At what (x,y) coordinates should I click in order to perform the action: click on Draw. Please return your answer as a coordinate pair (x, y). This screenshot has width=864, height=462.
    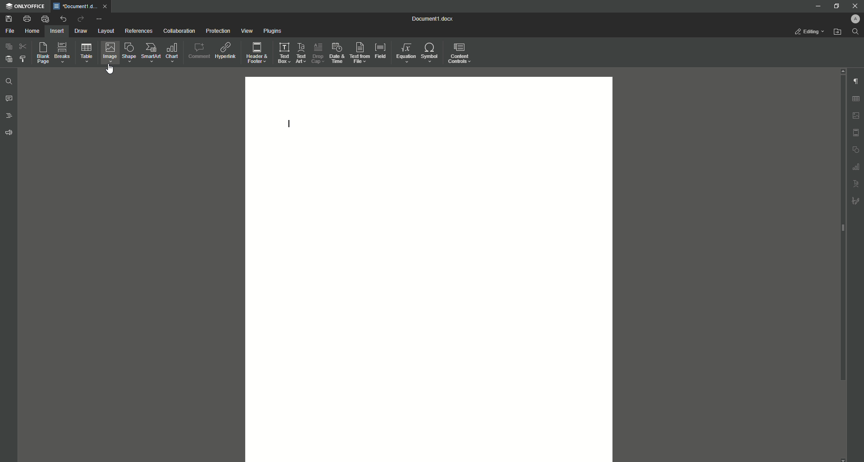
    Looking at the image, I should click on (81, 31).